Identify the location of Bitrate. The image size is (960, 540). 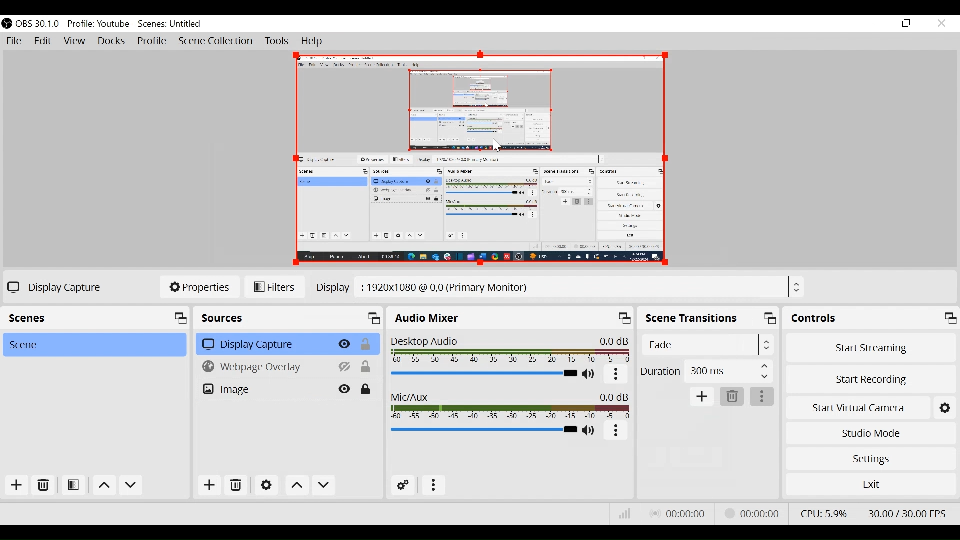
(625, 513).